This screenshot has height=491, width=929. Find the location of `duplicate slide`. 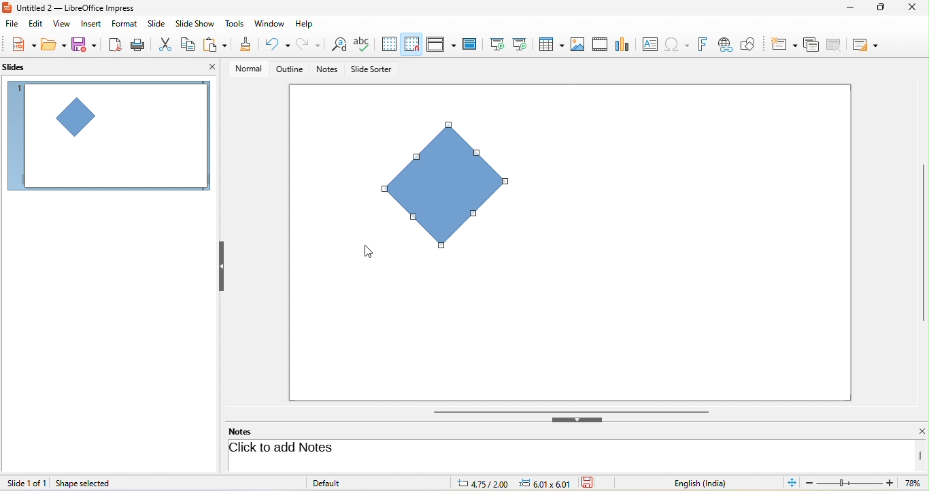

duplicate slide is located at coordinates (811, 44).